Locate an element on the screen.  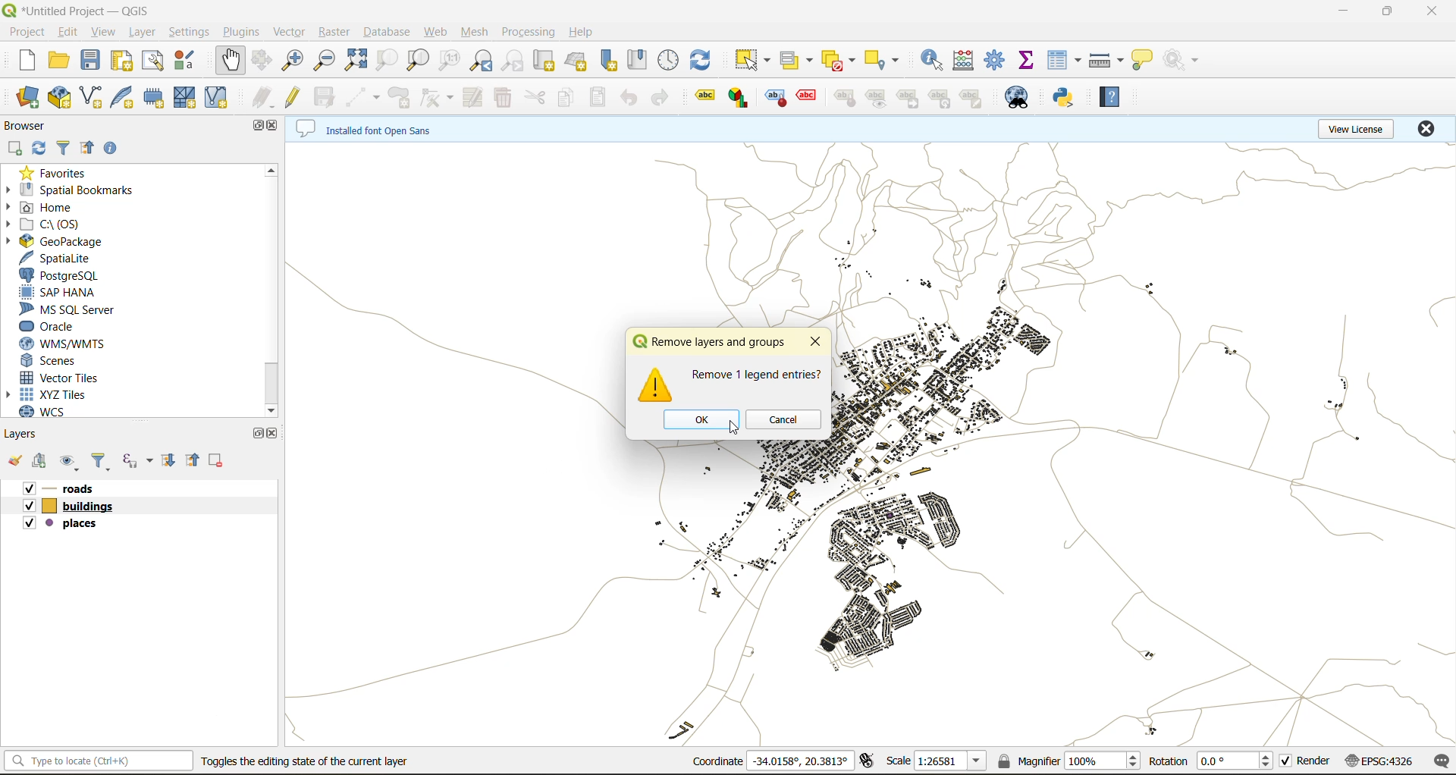
zoom last is located at coordinates (480, 61).